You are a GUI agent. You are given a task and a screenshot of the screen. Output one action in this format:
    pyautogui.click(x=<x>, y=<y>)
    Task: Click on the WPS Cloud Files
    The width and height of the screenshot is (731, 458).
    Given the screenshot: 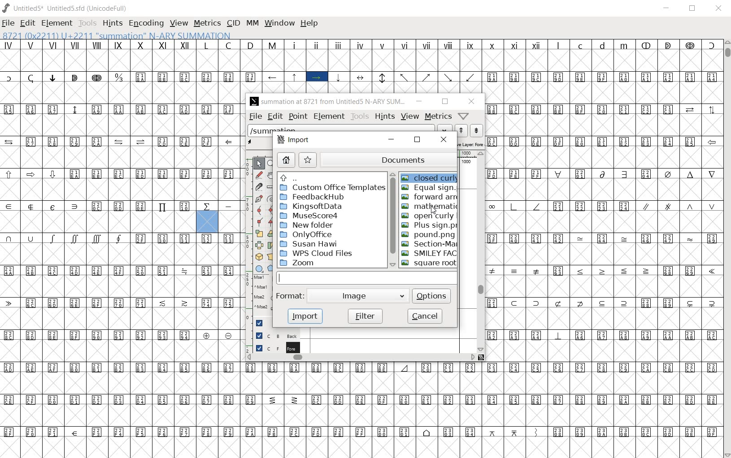 What is the action you would take?
    pyautogui.click(x=317, y=253)
    